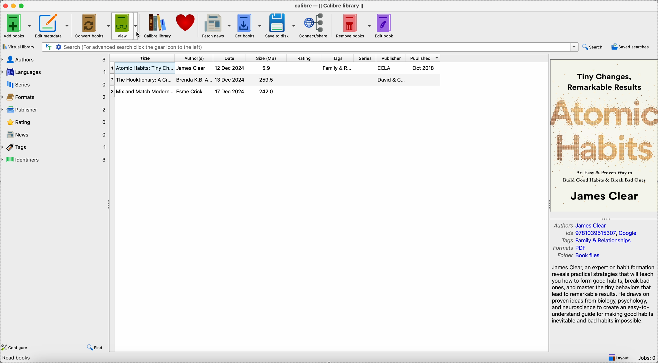 This screenshot has height=363, width=658. I want to click on search bar, so click(310, 47).